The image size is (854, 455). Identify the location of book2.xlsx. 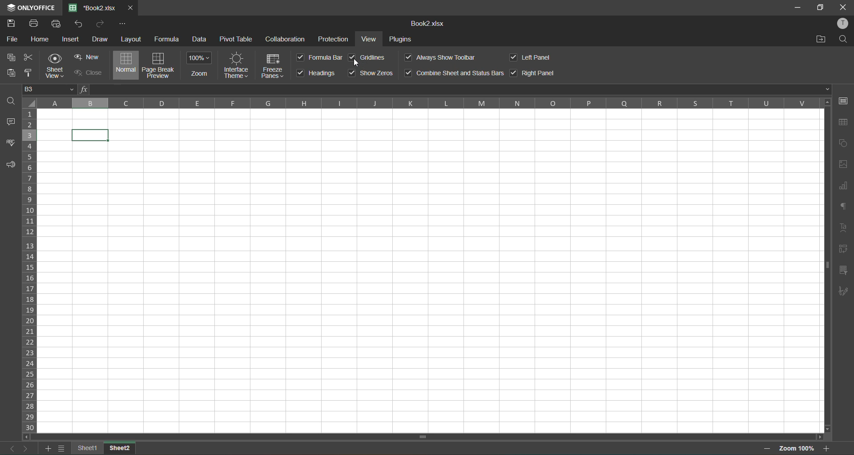
(93, 8).